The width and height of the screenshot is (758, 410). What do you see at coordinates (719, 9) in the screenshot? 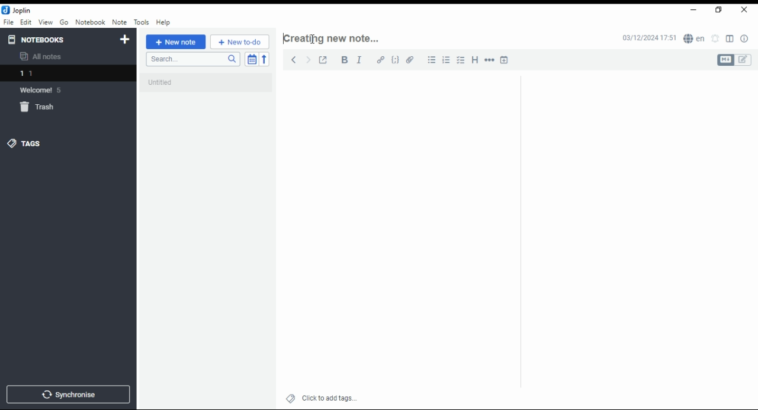
I see `maximize` at bounding box center [719, 9].